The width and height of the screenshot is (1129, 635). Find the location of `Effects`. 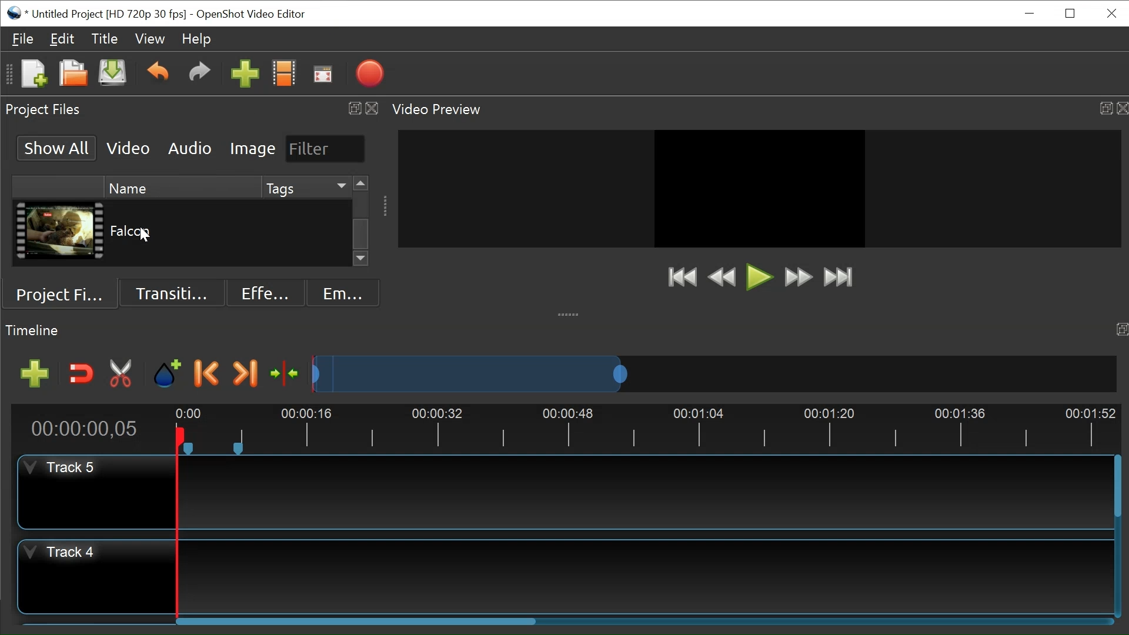

Effects is located at coordinates (262, 292).